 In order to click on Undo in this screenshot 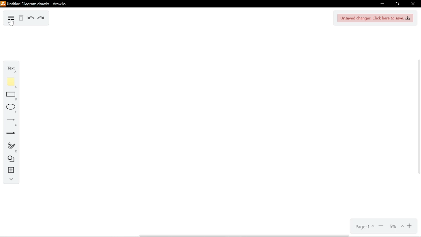, I will do `click(30, 18)`.